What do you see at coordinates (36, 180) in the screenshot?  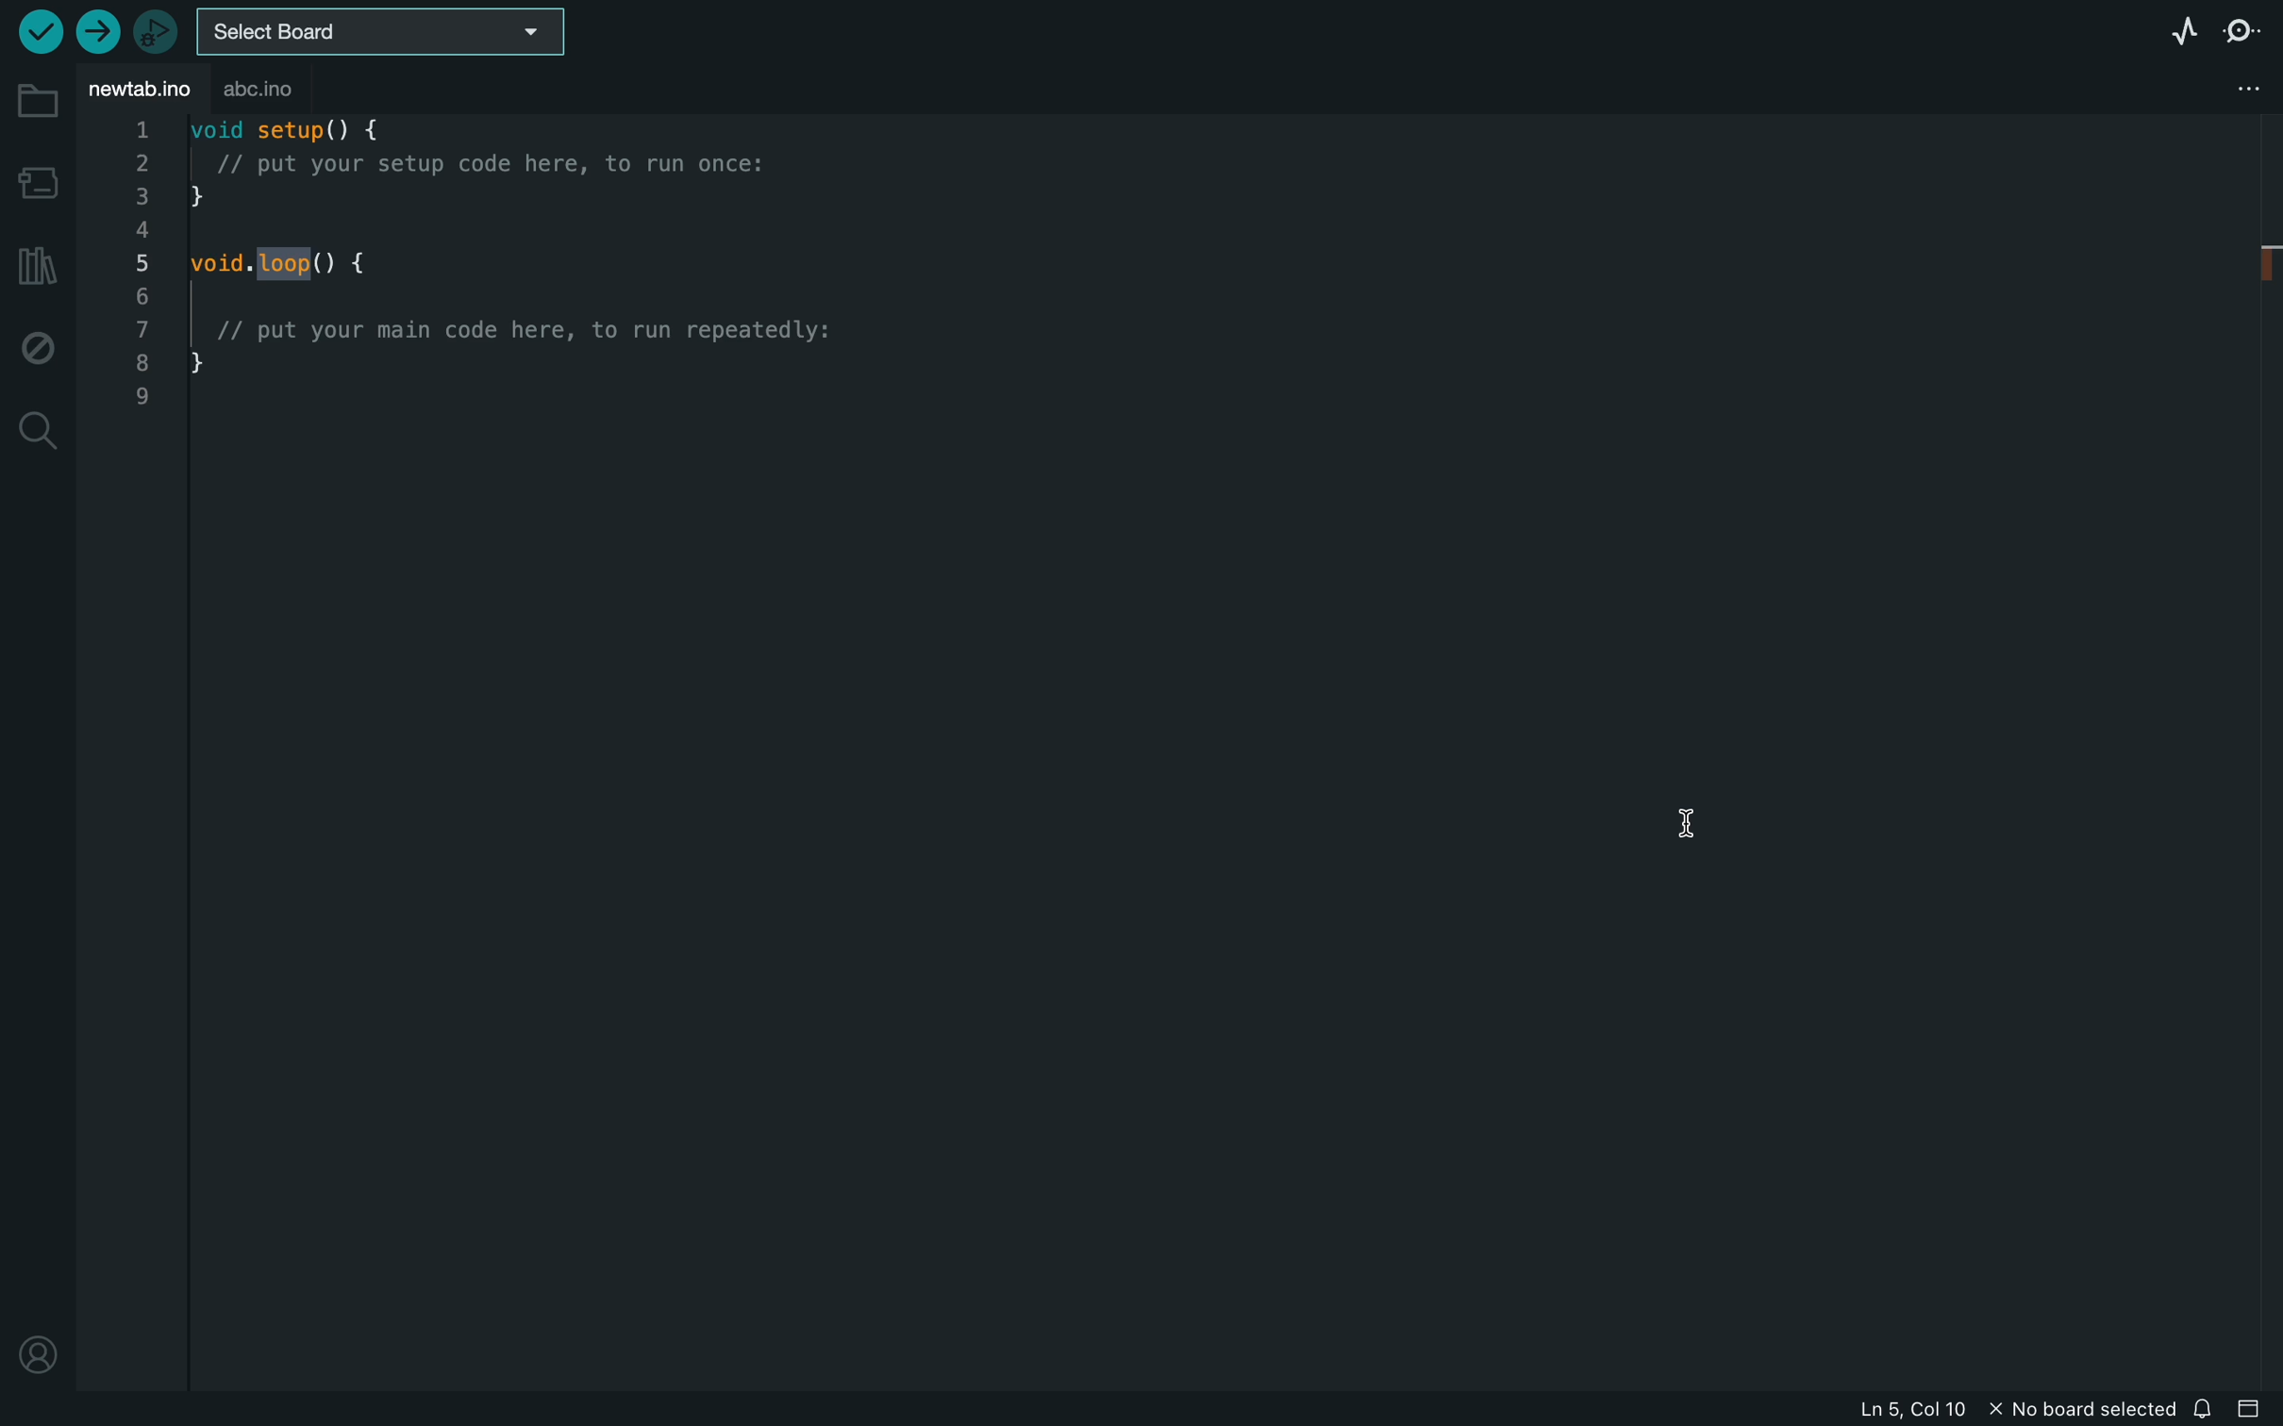 I see `board manager` at bounding box center [36, 180].